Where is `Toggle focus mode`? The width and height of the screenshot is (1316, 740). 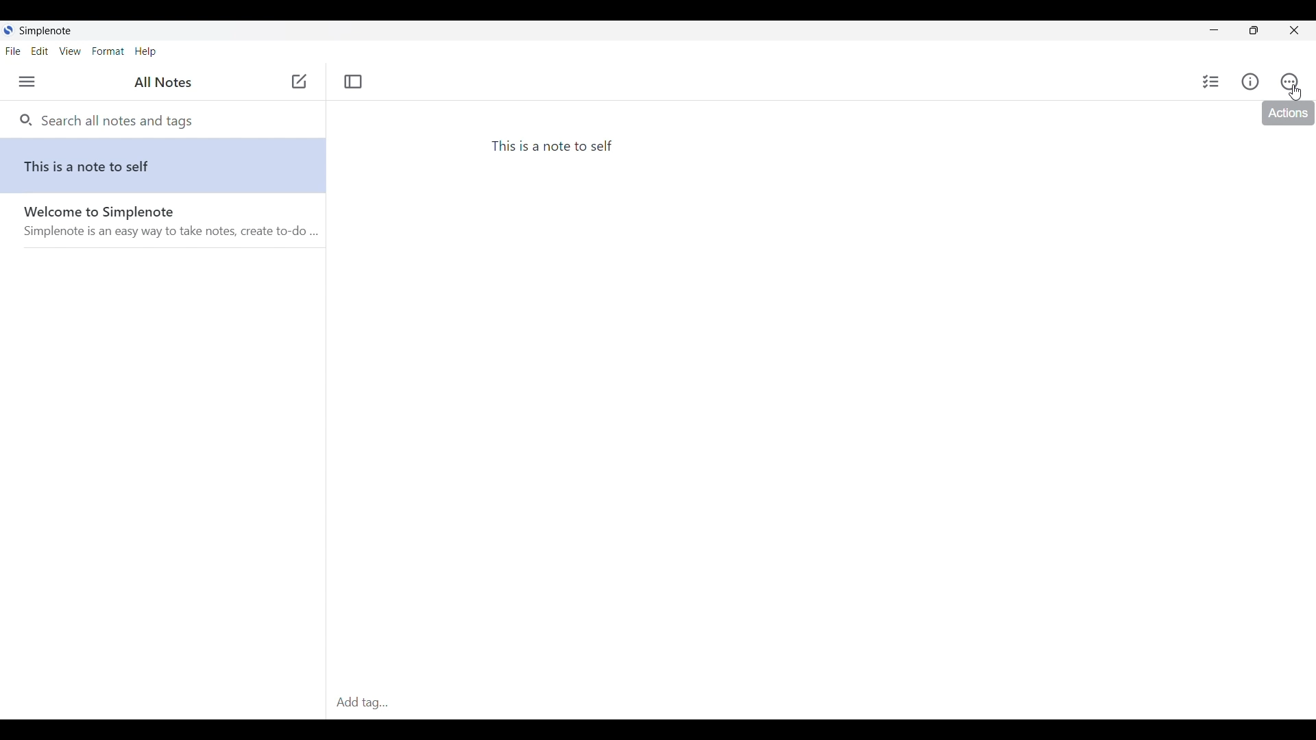 Toggle focus mode is located at coordinates (354, 81).